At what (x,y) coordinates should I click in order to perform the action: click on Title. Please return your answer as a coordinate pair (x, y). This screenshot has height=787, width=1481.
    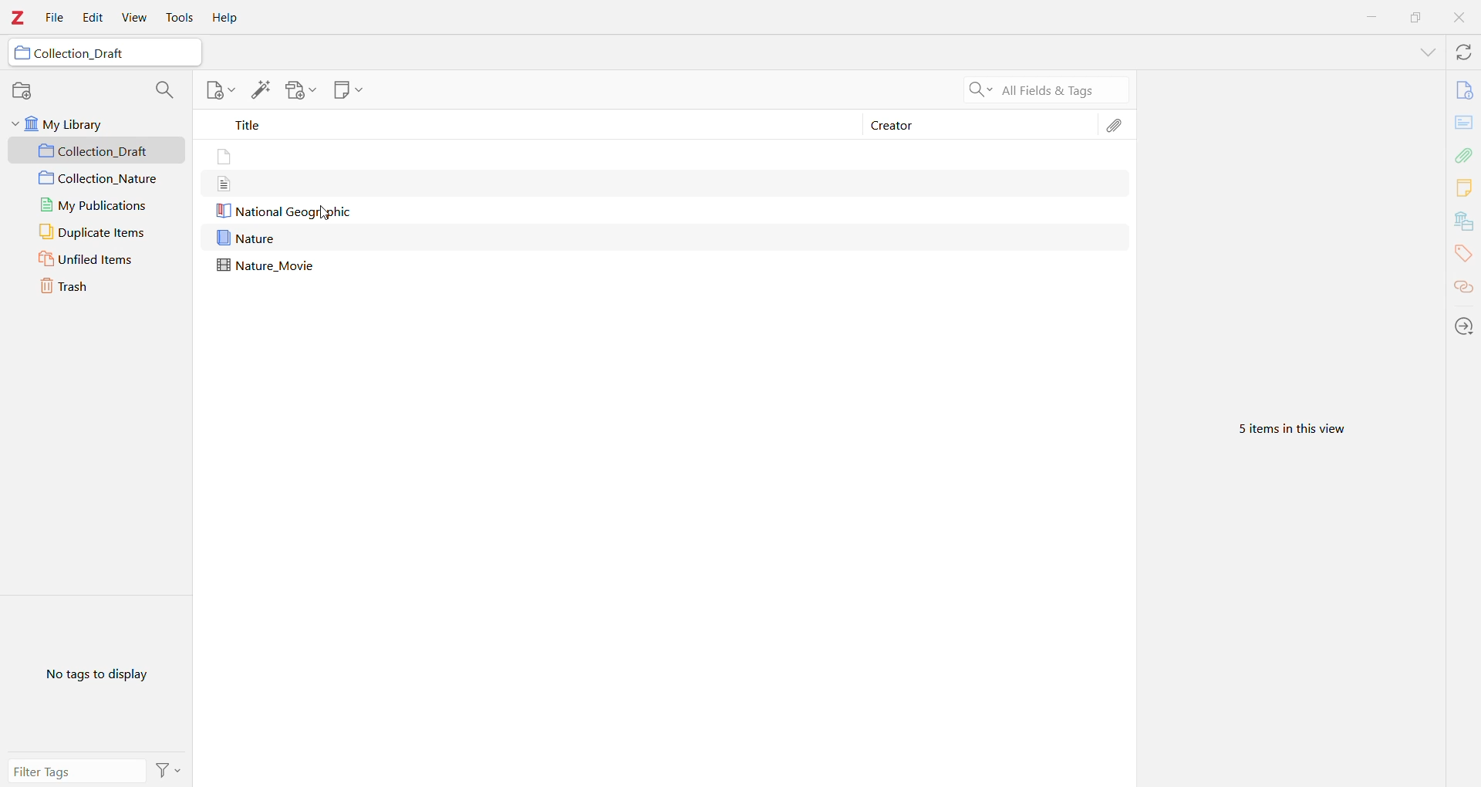
    Looking at the image, I should click on (532, 127).